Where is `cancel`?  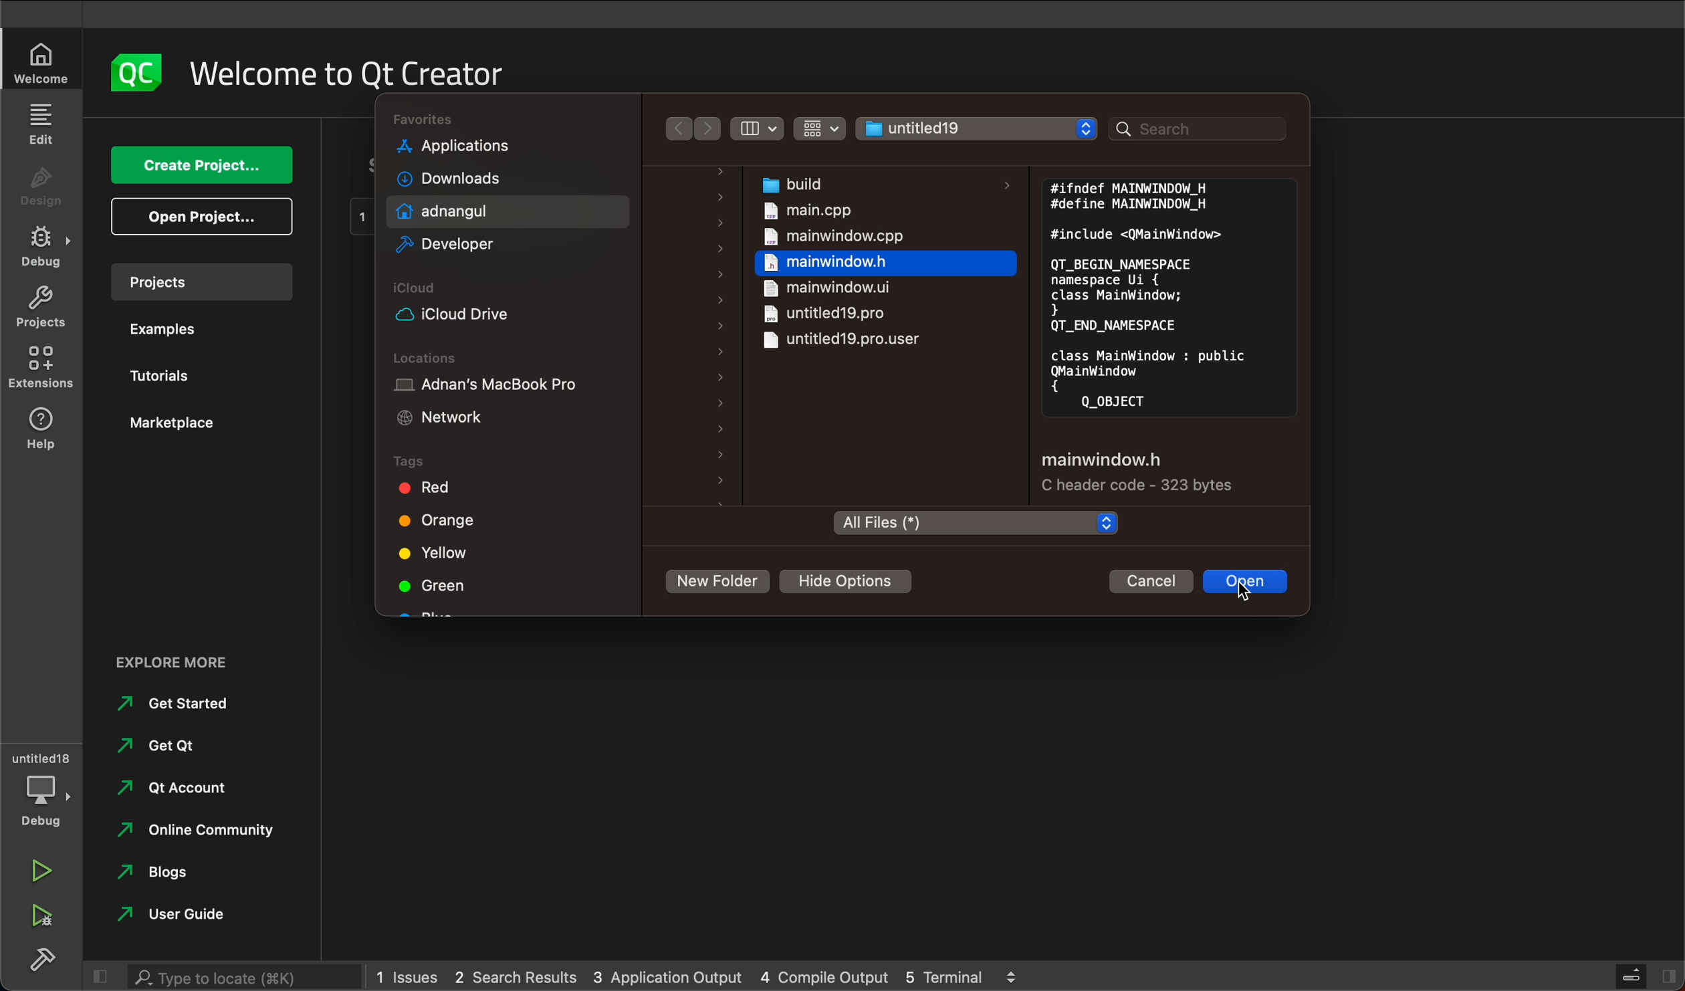 cancel is located at coordinates (1153, 582).